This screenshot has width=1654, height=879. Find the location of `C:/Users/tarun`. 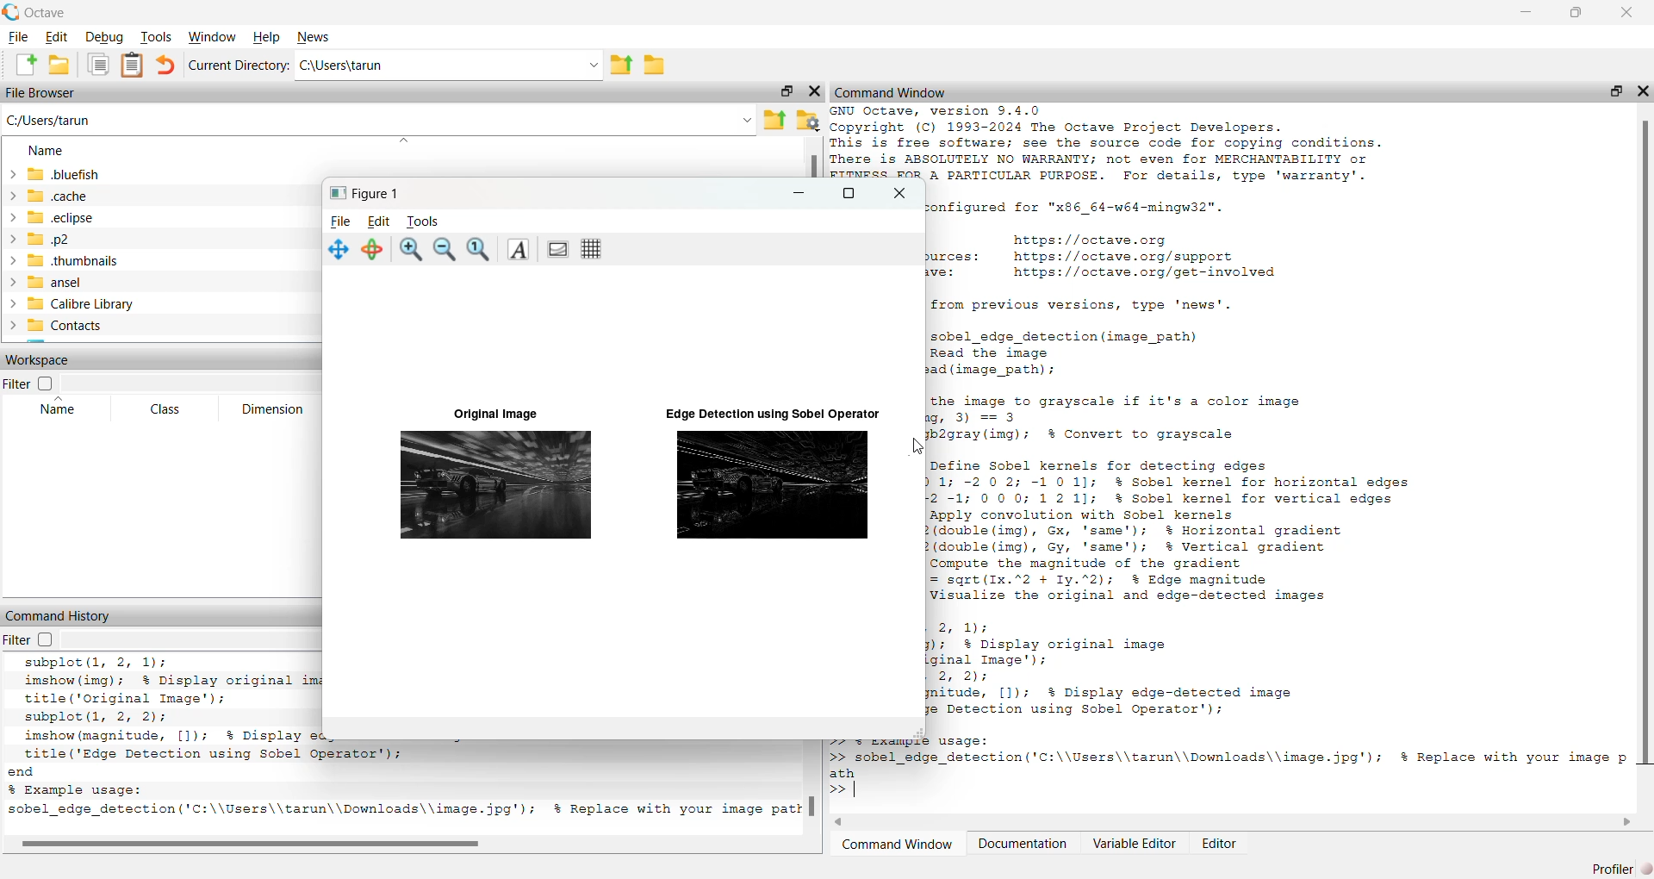

C:/Users/tarun is located at coordinates (380, 122).